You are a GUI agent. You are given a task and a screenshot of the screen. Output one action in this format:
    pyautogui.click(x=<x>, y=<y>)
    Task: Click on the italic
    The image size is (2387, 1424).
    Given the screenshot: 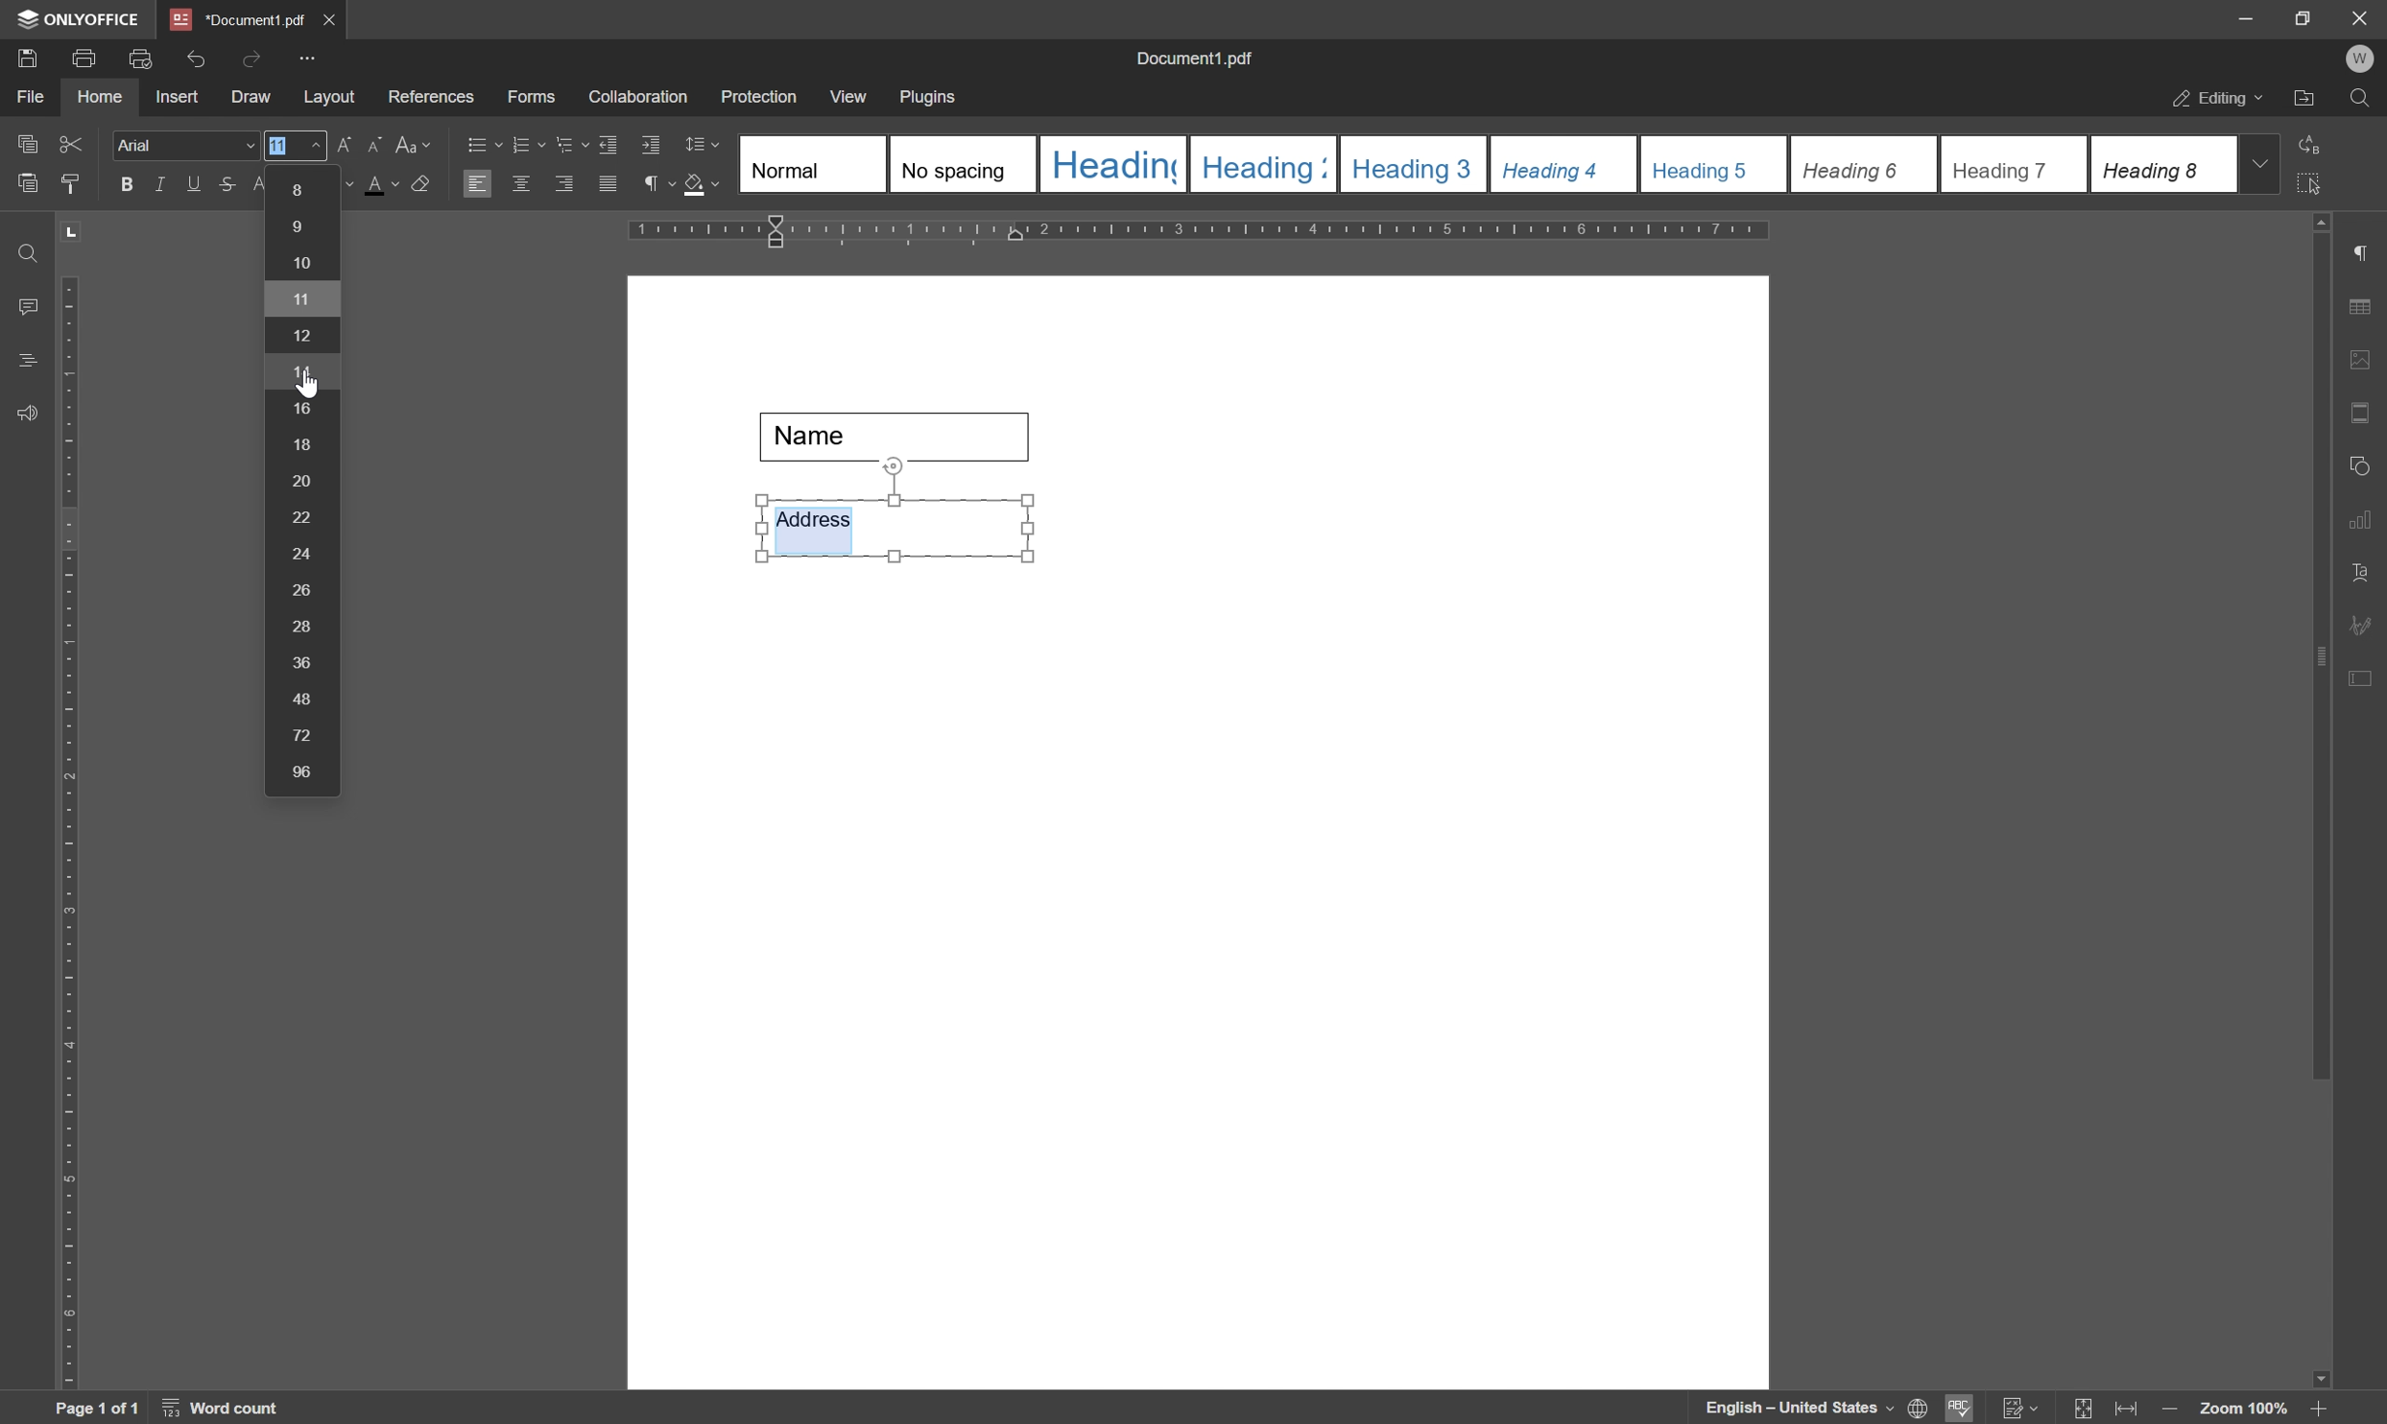 What is the action you would take?
    pyautogui.click(x=156, y=183)
    